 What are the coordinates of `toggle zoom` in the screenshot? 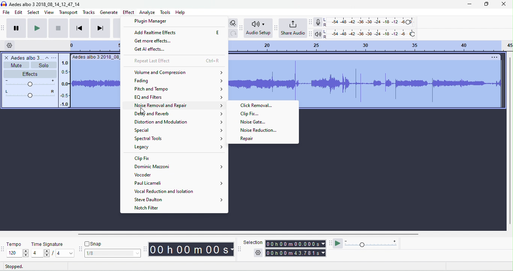 It's located at (233, 23).